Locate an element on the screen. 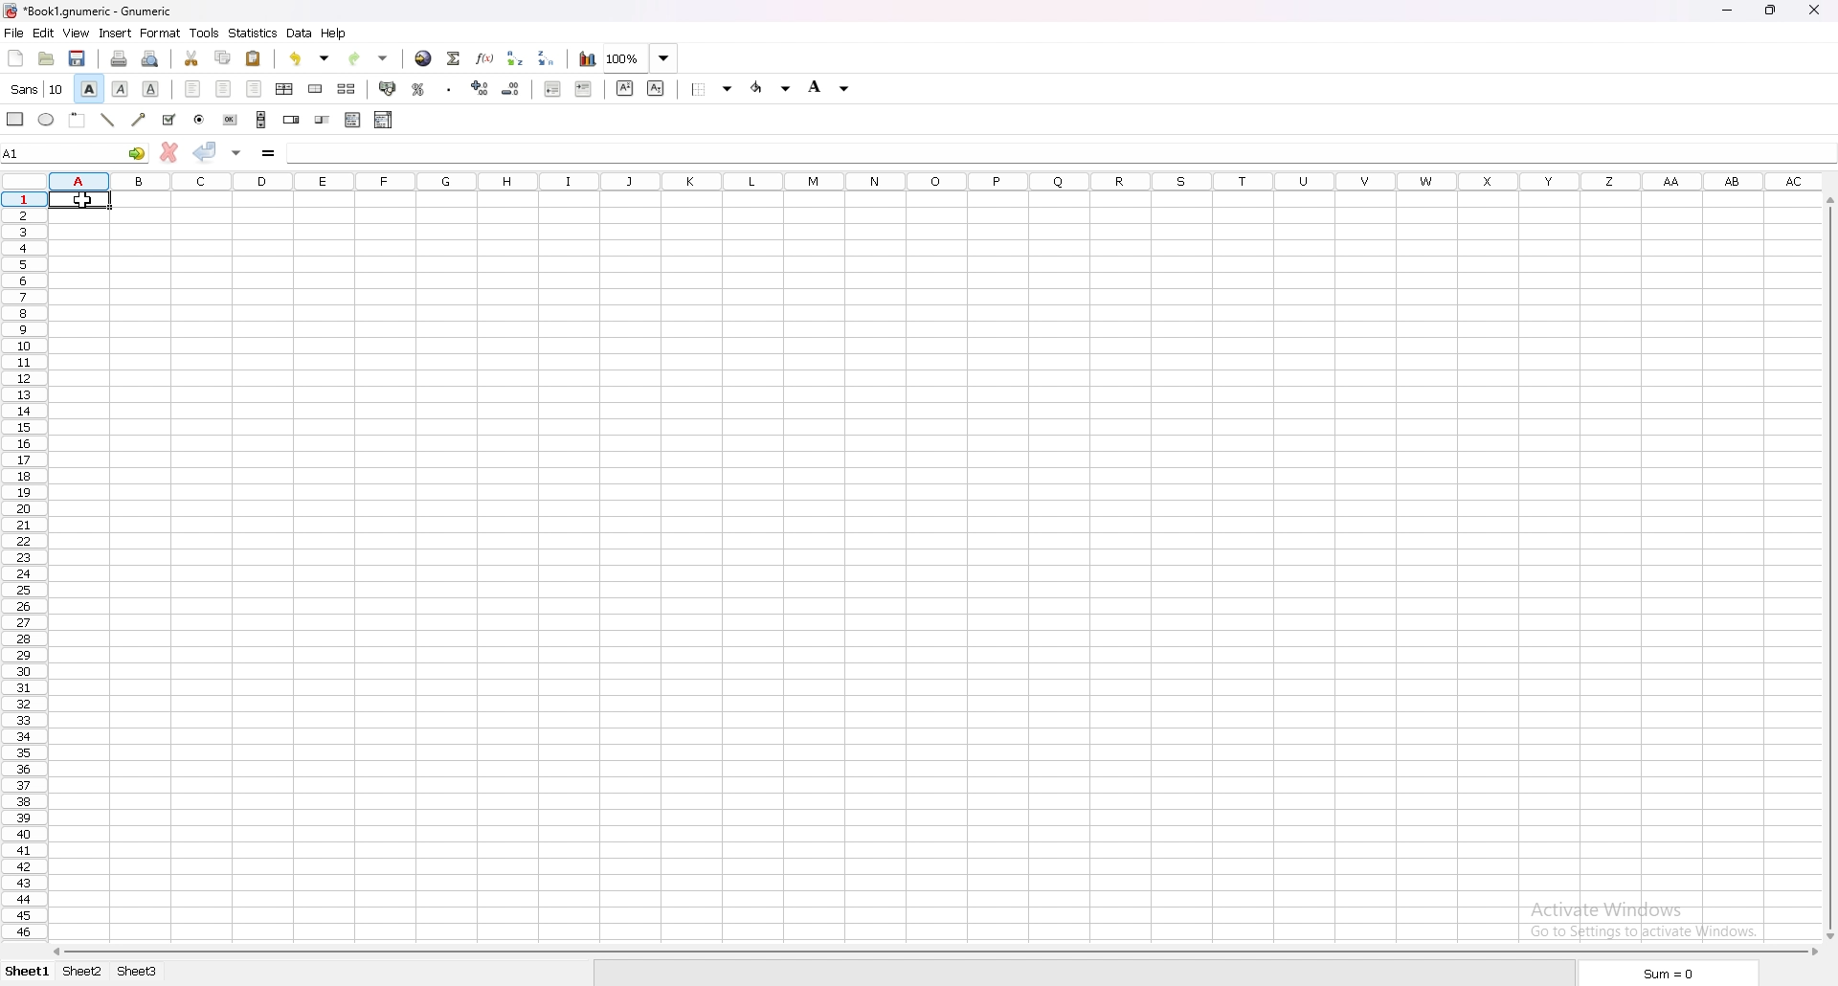 This screenshot has height=986, width=1838. resize is located at coordinates (1770, 11).